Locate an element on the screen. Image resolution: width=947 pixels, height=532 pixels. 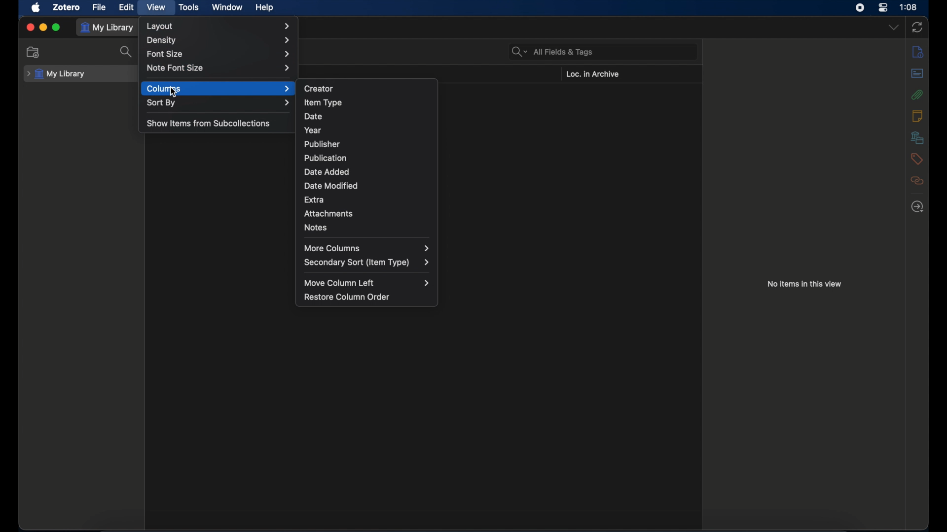
attachments is located at coordinates (917, 94).